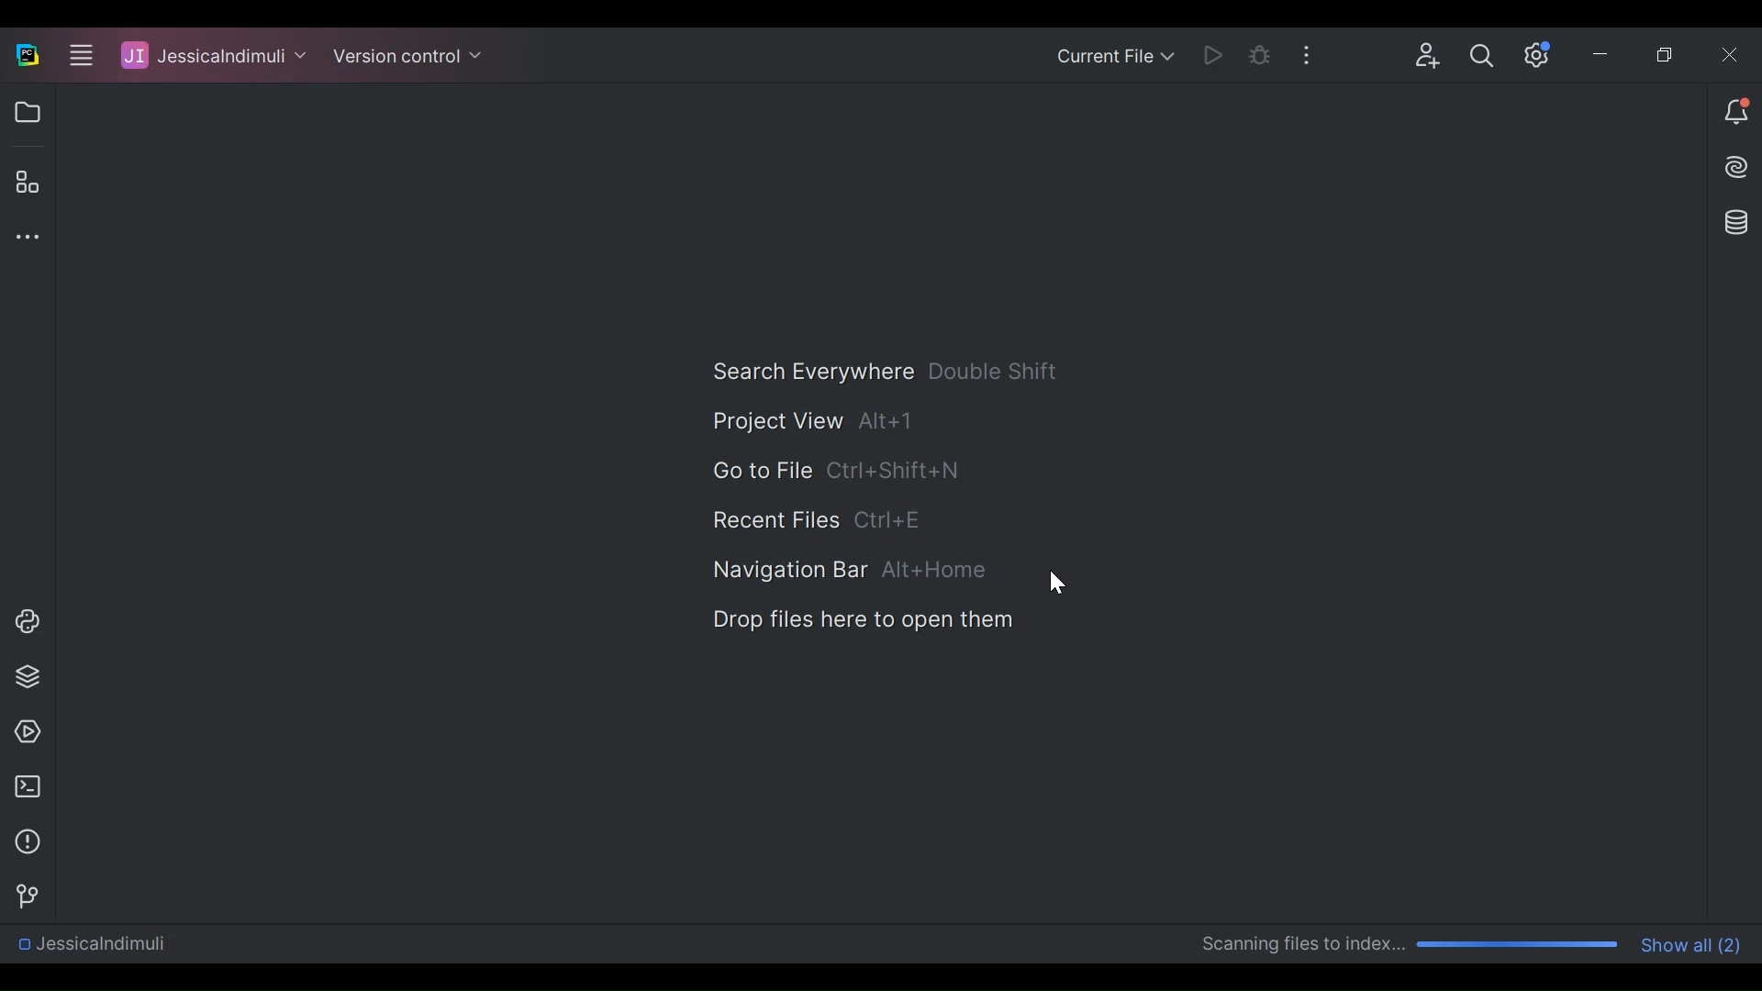 The image size is (1762, 991). Describe the element at coordinates (22, 894) in the screenshot. I see `Git` at that location.